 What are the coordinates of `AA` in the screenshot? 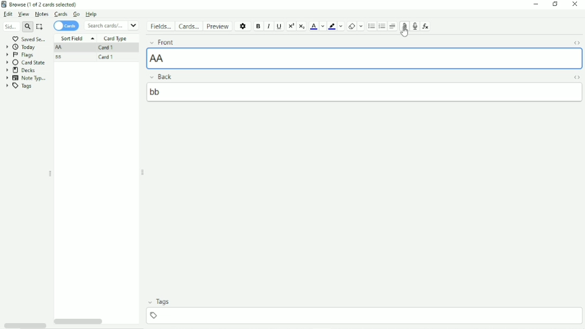 It's located at (59, 48).